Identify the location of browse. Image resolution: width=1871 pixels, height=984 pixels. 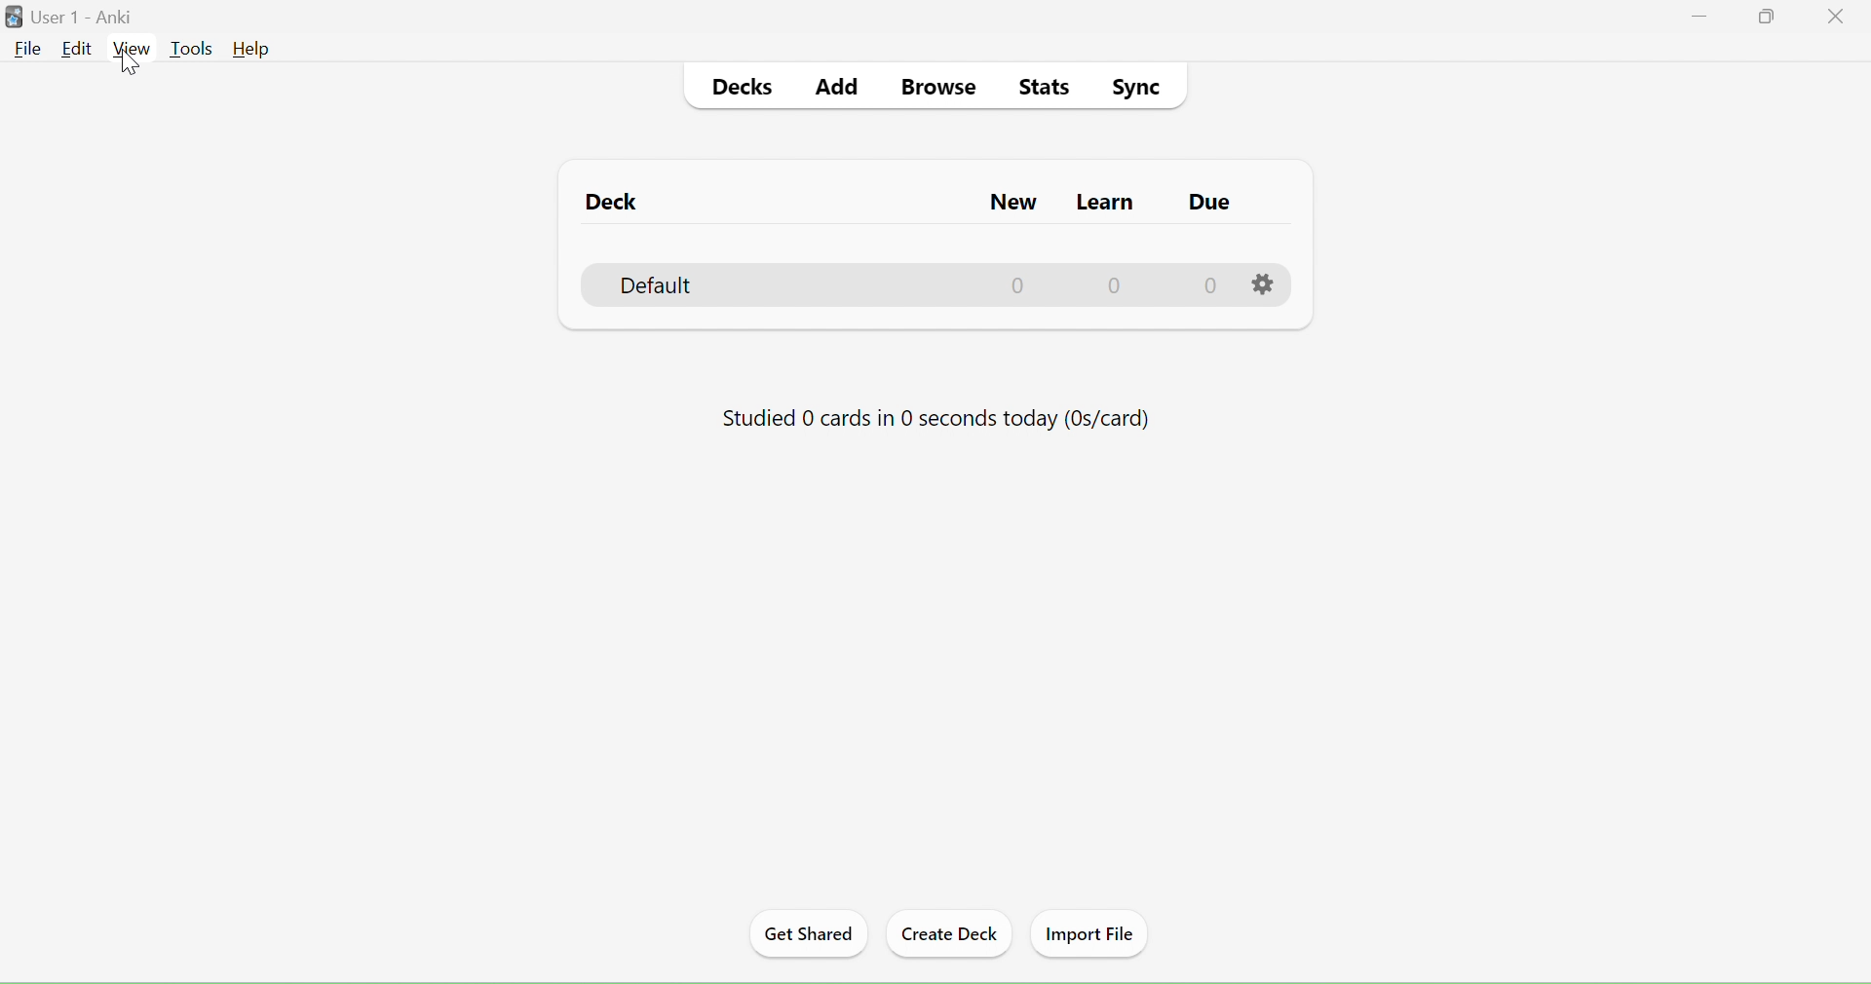
(944, 88).